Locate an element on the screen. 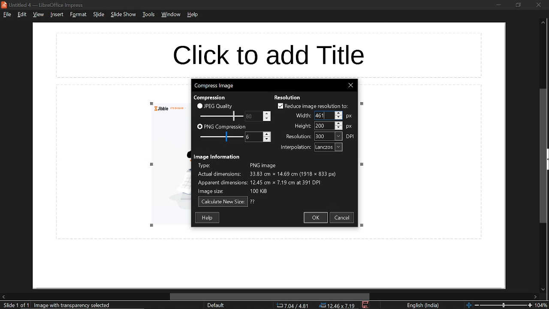  current zoom is located at coordinates (543, 305).